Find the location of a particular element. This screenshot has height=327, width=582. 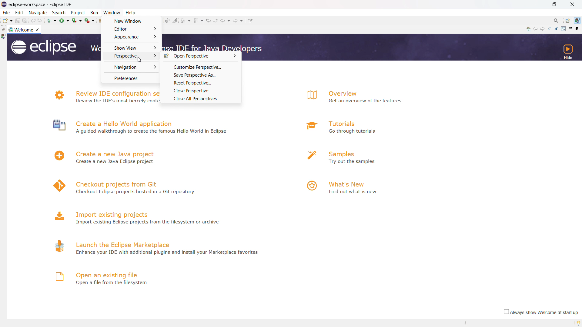

logo is located at coordinates (56, 156).